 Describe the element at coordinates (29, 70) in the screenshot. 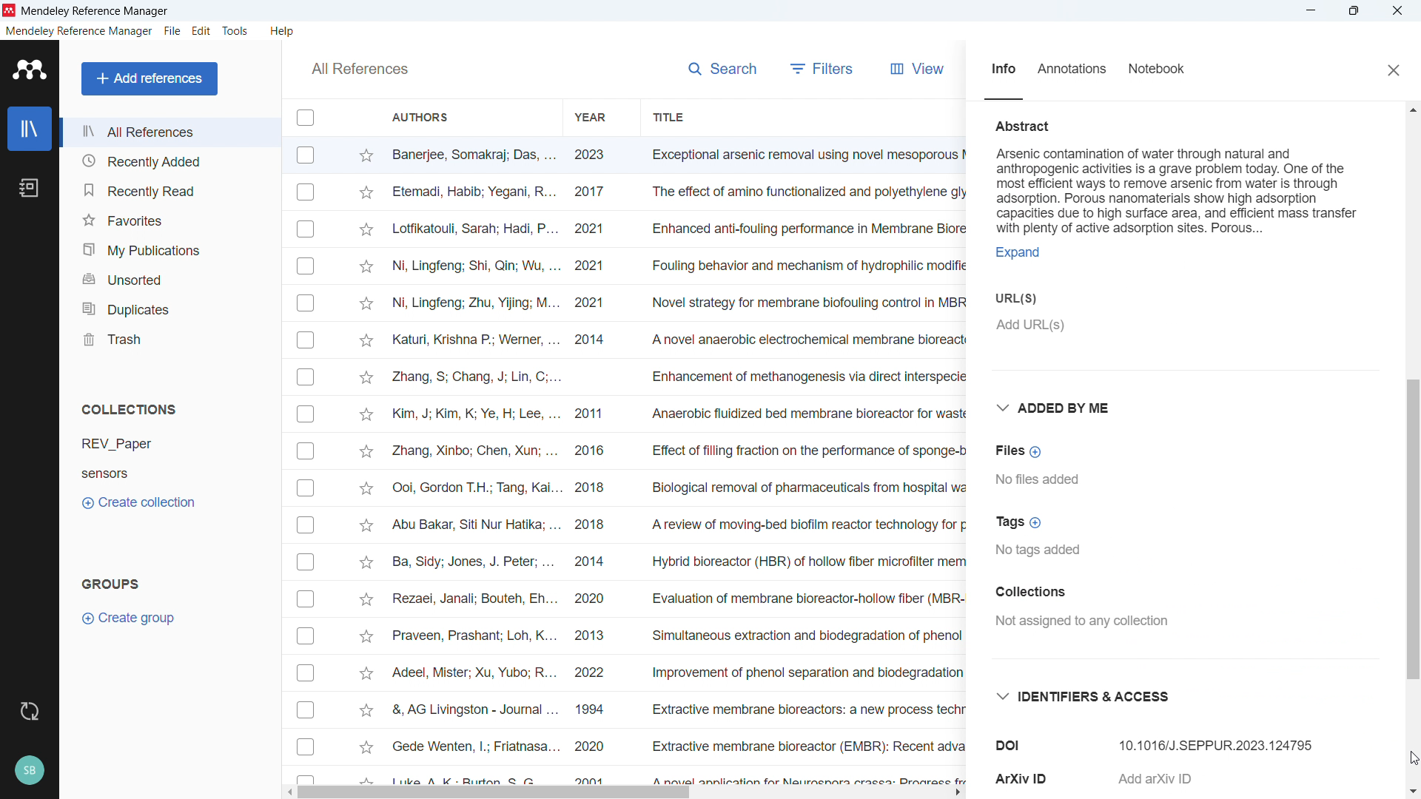

I see `logo` at that location.